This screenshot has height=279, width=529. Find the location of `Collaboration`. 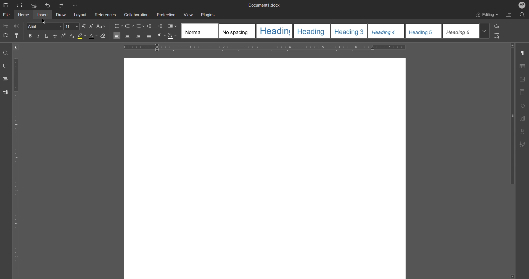

Collaboration is located at coordinates (137, 15).